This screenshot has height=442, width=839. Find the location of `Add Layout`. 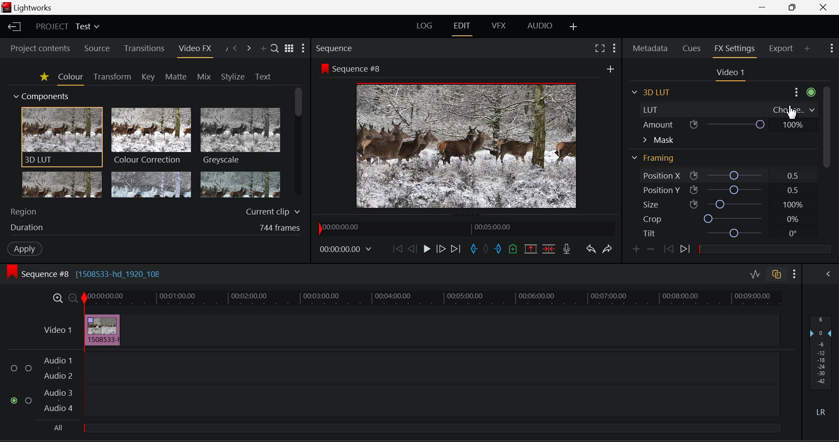

Add Layout is located at coordinates (572, 27).